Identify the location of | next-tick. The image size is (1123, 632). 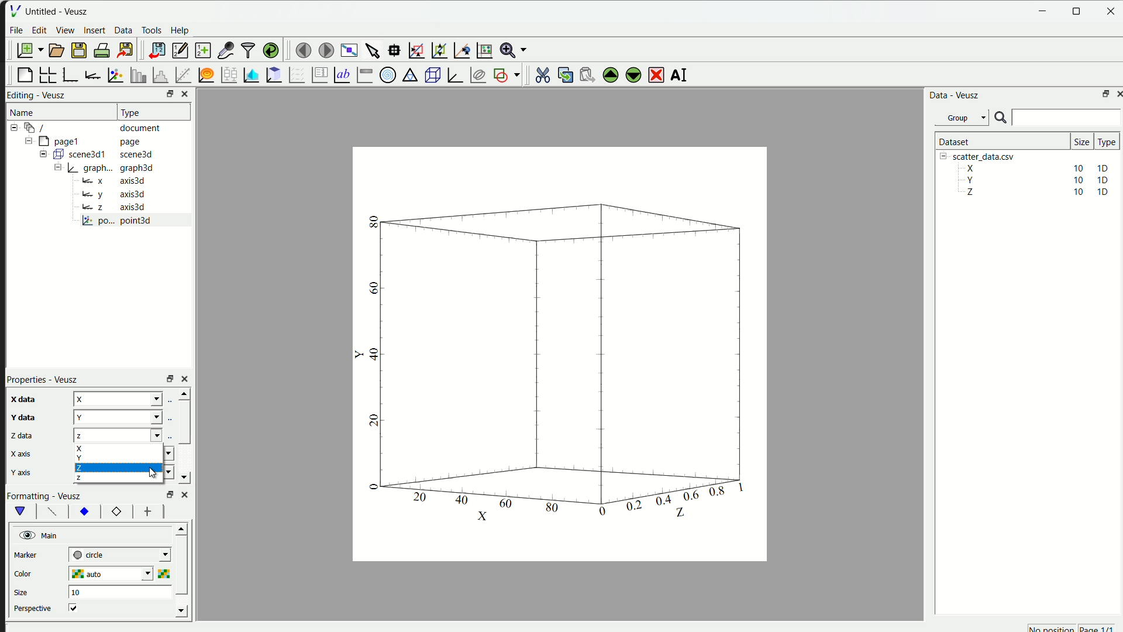
(125, 556).